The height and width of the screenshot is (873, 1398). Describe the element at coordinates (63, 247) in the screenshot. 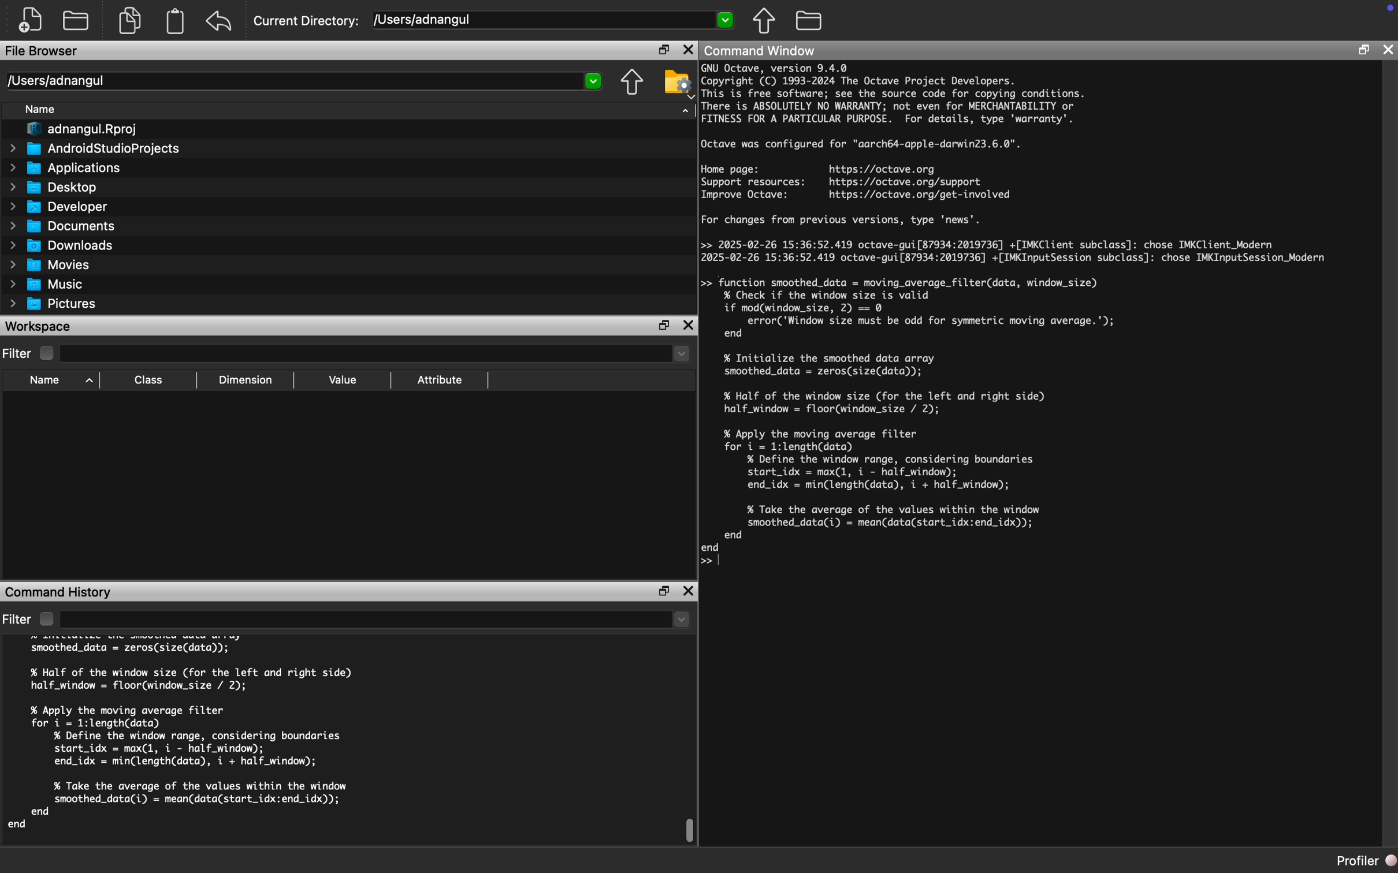

I see `Downloads` at that location.